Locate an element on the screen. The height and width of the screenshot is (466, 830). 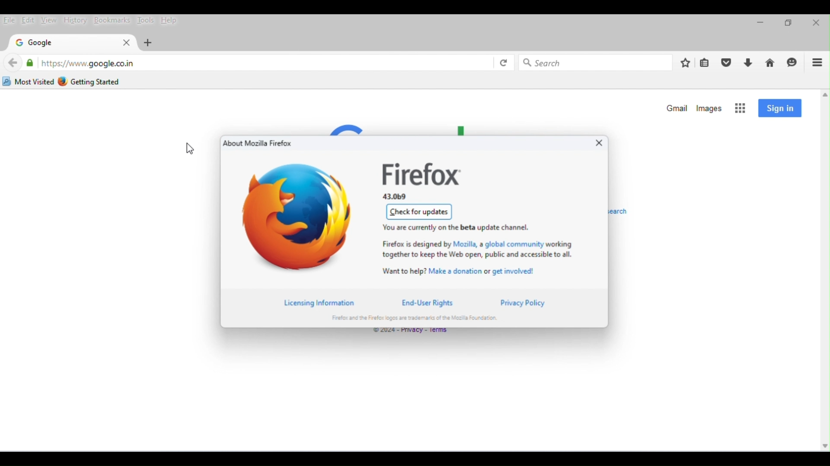
images is located at coordinates (710, 108).